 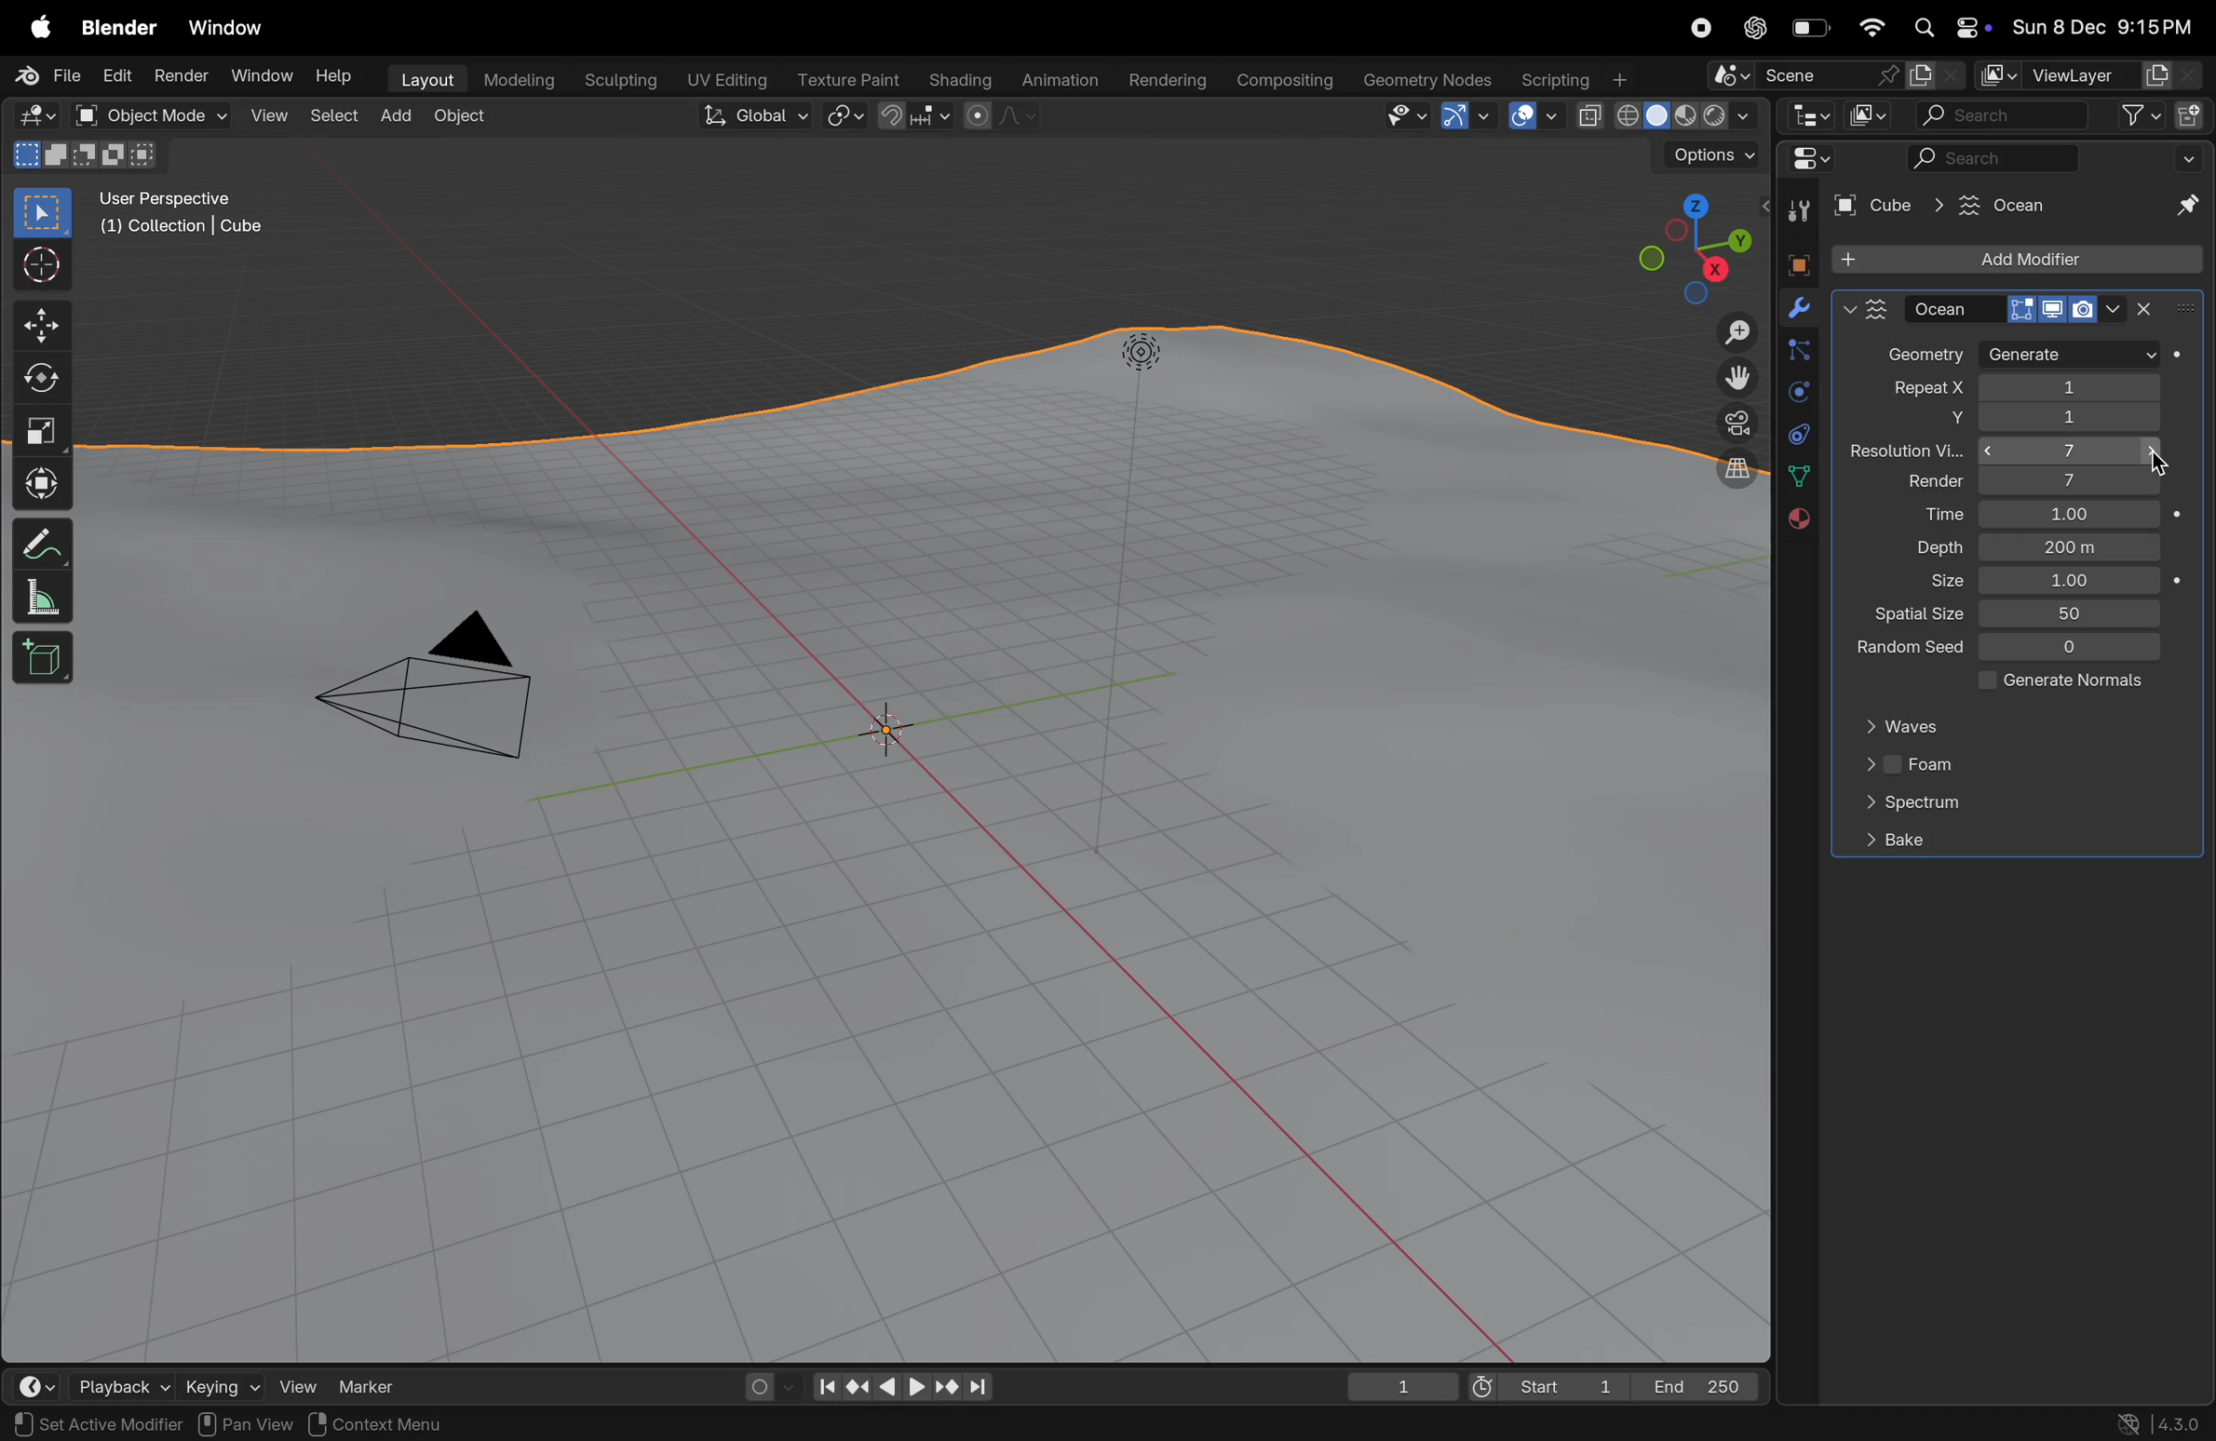 I want to click on 7, so click(x=2074, y=453).